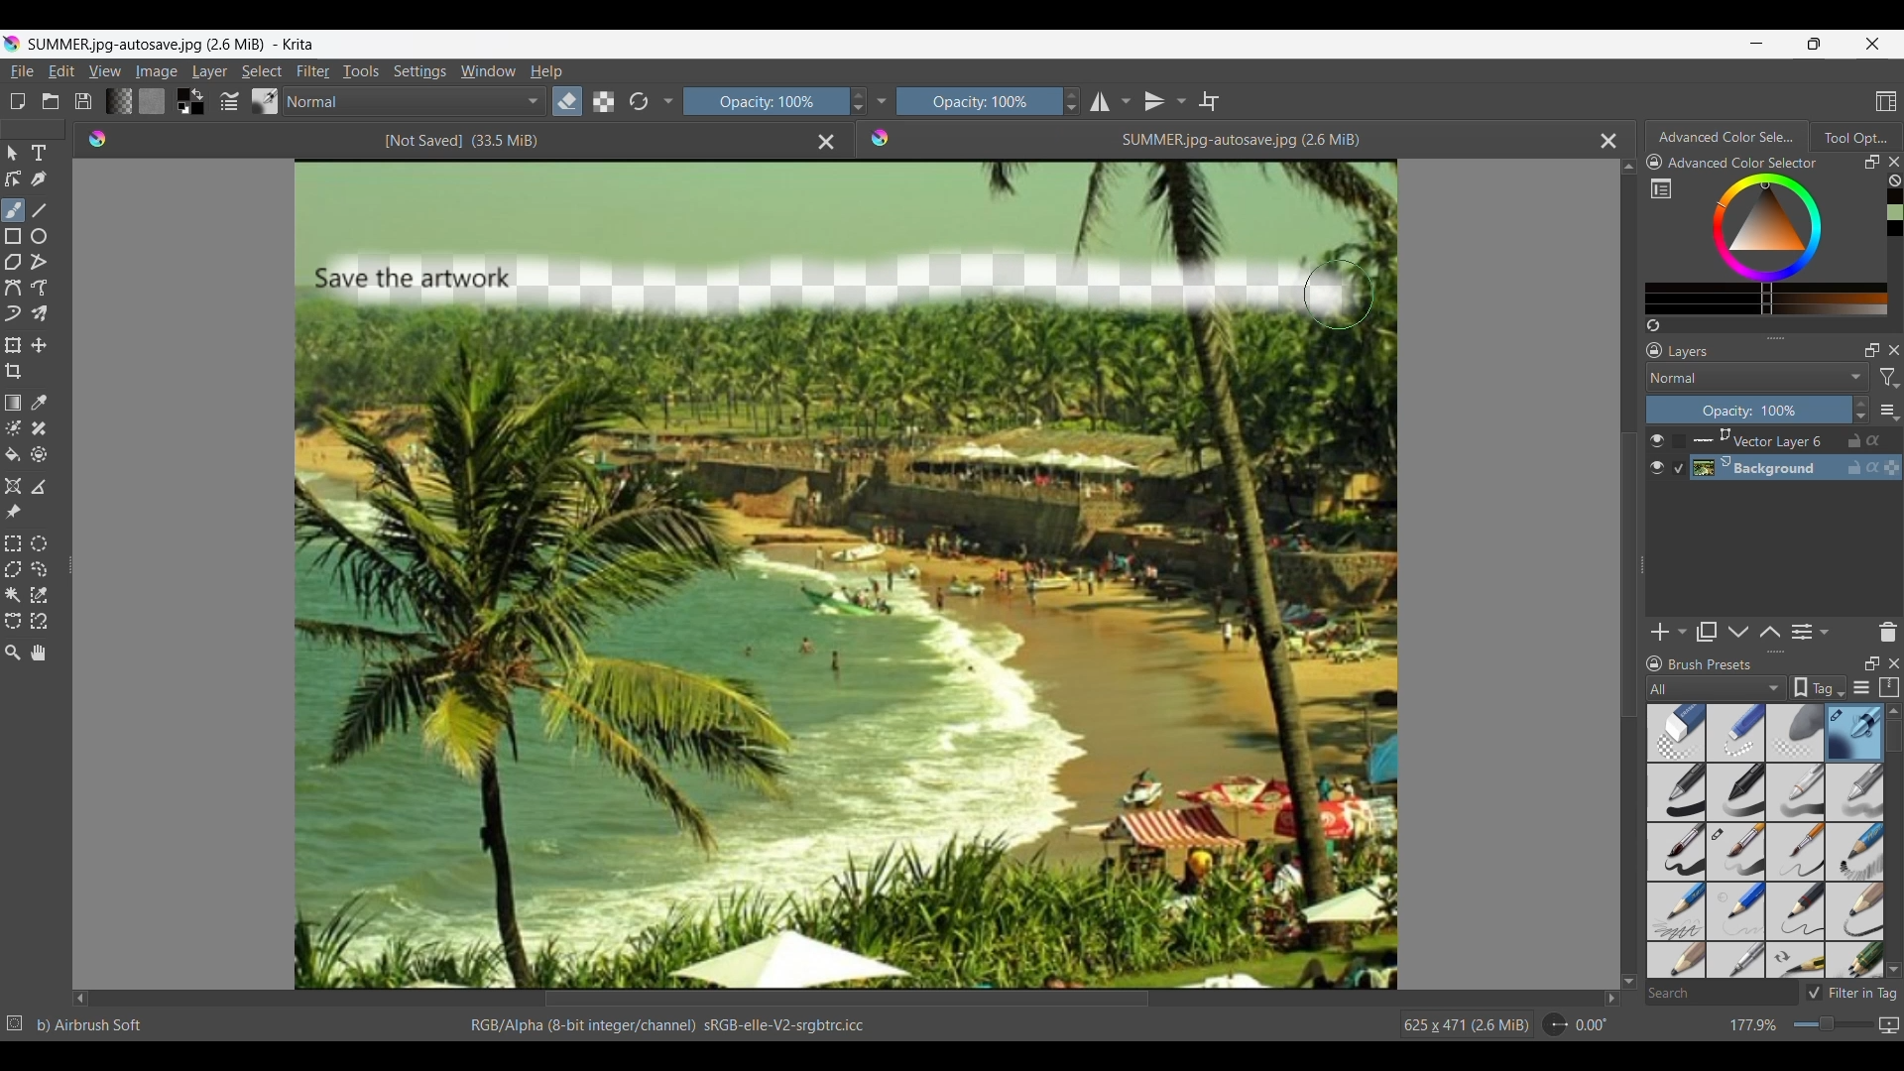  What do you see at coordinates (1814, 44) in the screenshot?
I see `Show interface in a smaller tab` at bounding box center [1814, 44].